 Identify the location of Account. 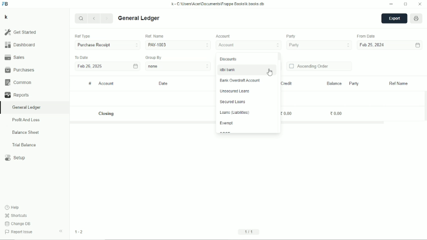
(249, 45).